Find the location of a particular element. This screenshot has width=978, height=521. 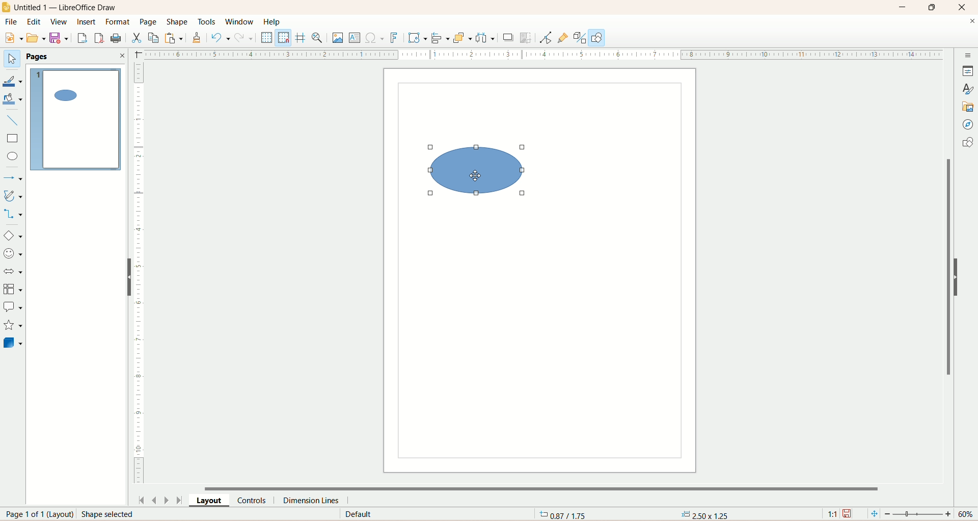

export directly as PDF is located at coordinates (100, 38).